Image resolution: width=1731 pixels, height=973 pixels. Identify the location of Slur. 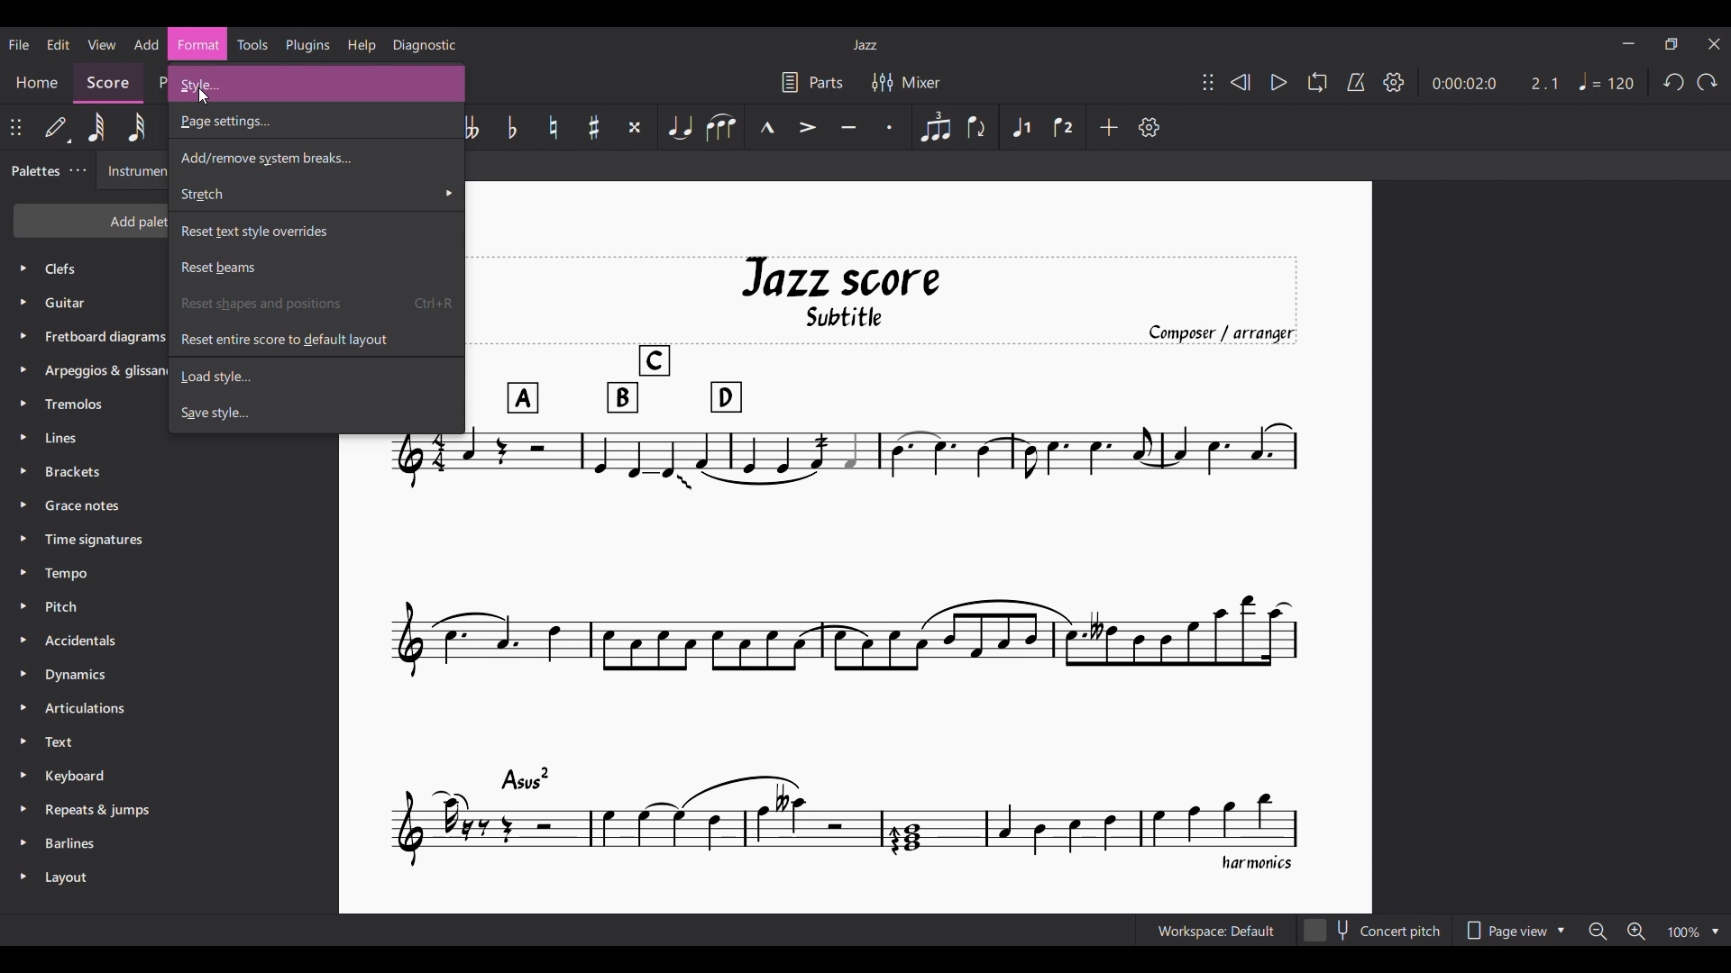
(721, 127).